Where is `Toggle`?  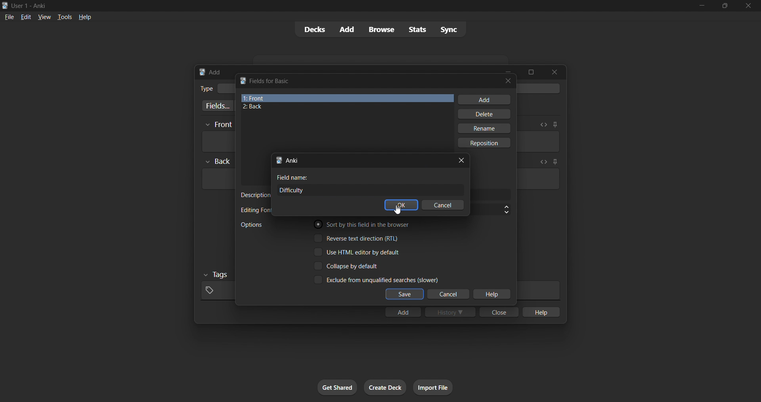 Toggle is located at coordinates (357, 252).